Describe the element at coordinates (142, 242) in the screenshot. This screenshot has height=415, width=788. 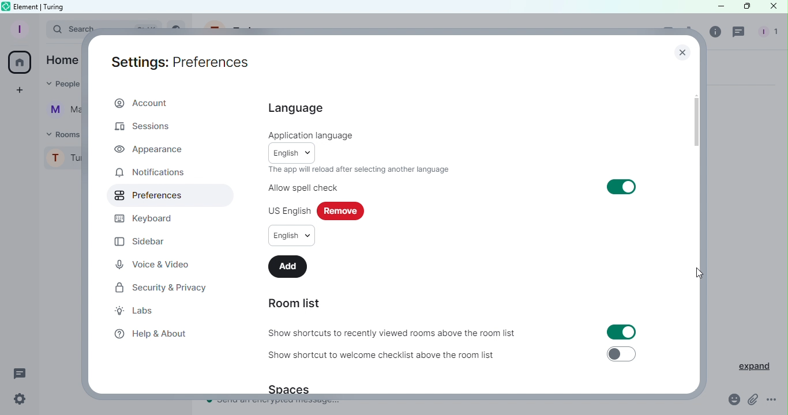
I see `Sidebar` at that location.